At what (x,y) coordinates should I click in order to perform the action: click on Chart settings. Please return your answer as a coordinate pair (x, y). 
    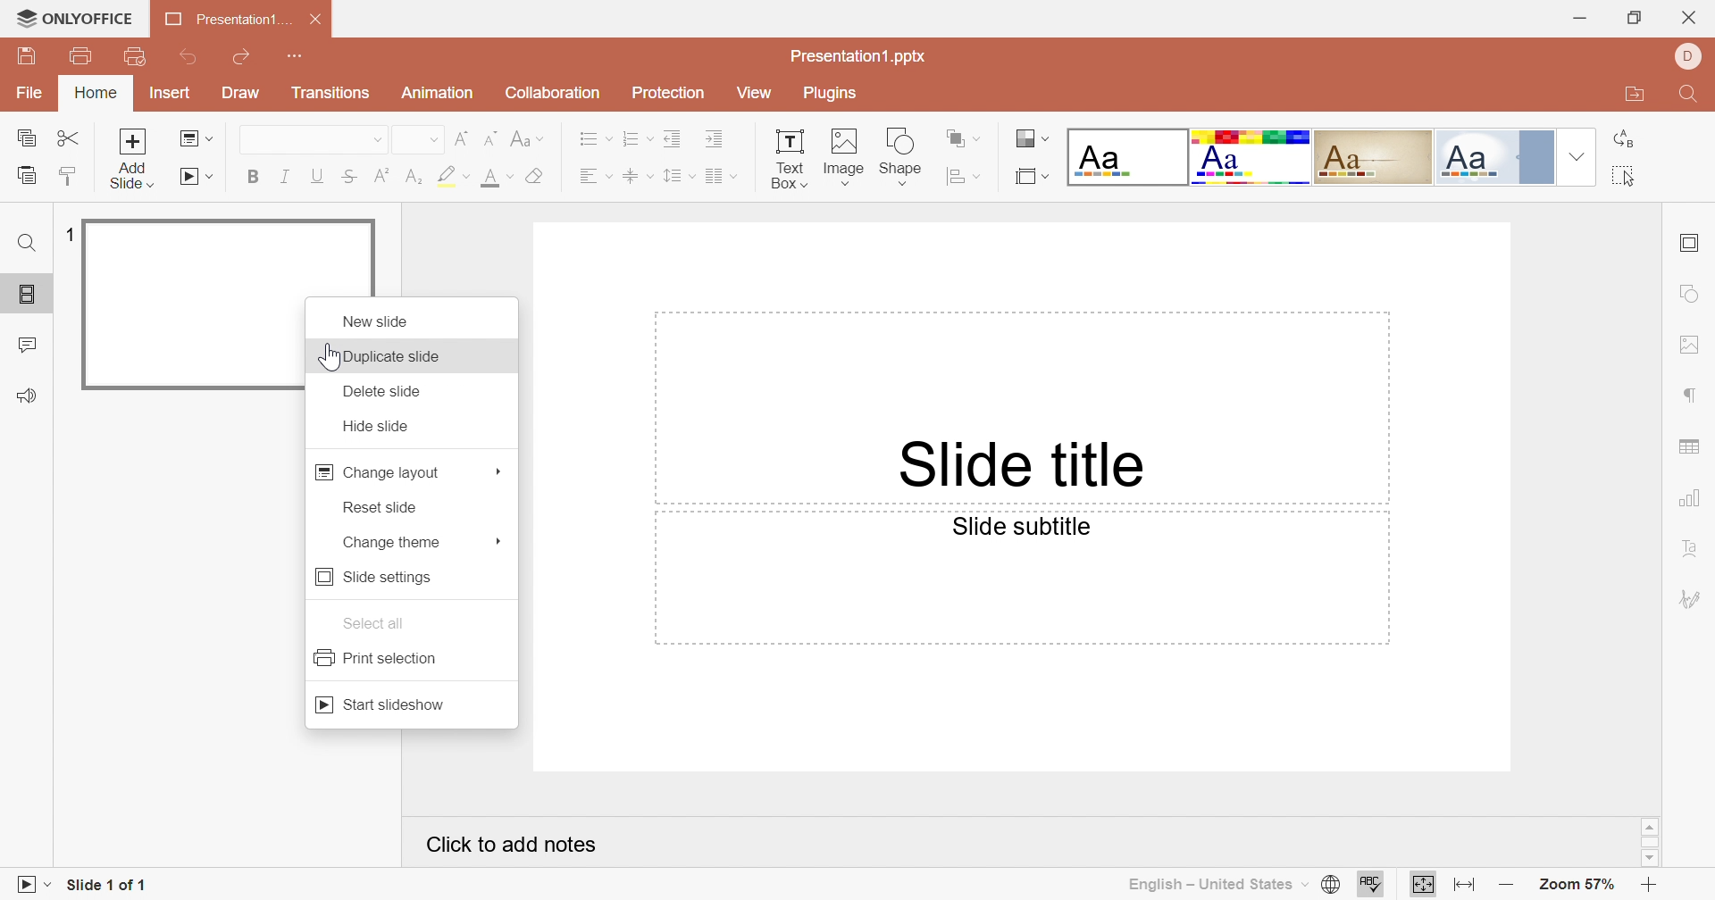
    Looking at the image, I should click on (1693, 501).